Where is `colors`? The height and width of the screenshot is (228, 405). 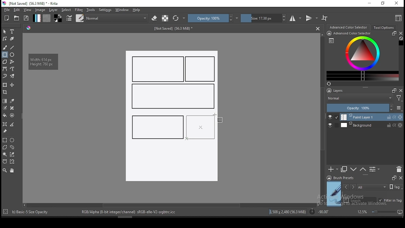
colors is located at coordinates (58, 18).